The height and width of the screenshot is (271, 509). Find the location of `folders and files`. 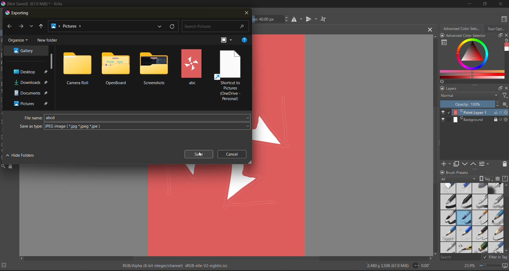

folders and files is located at coordinates (192, 67).